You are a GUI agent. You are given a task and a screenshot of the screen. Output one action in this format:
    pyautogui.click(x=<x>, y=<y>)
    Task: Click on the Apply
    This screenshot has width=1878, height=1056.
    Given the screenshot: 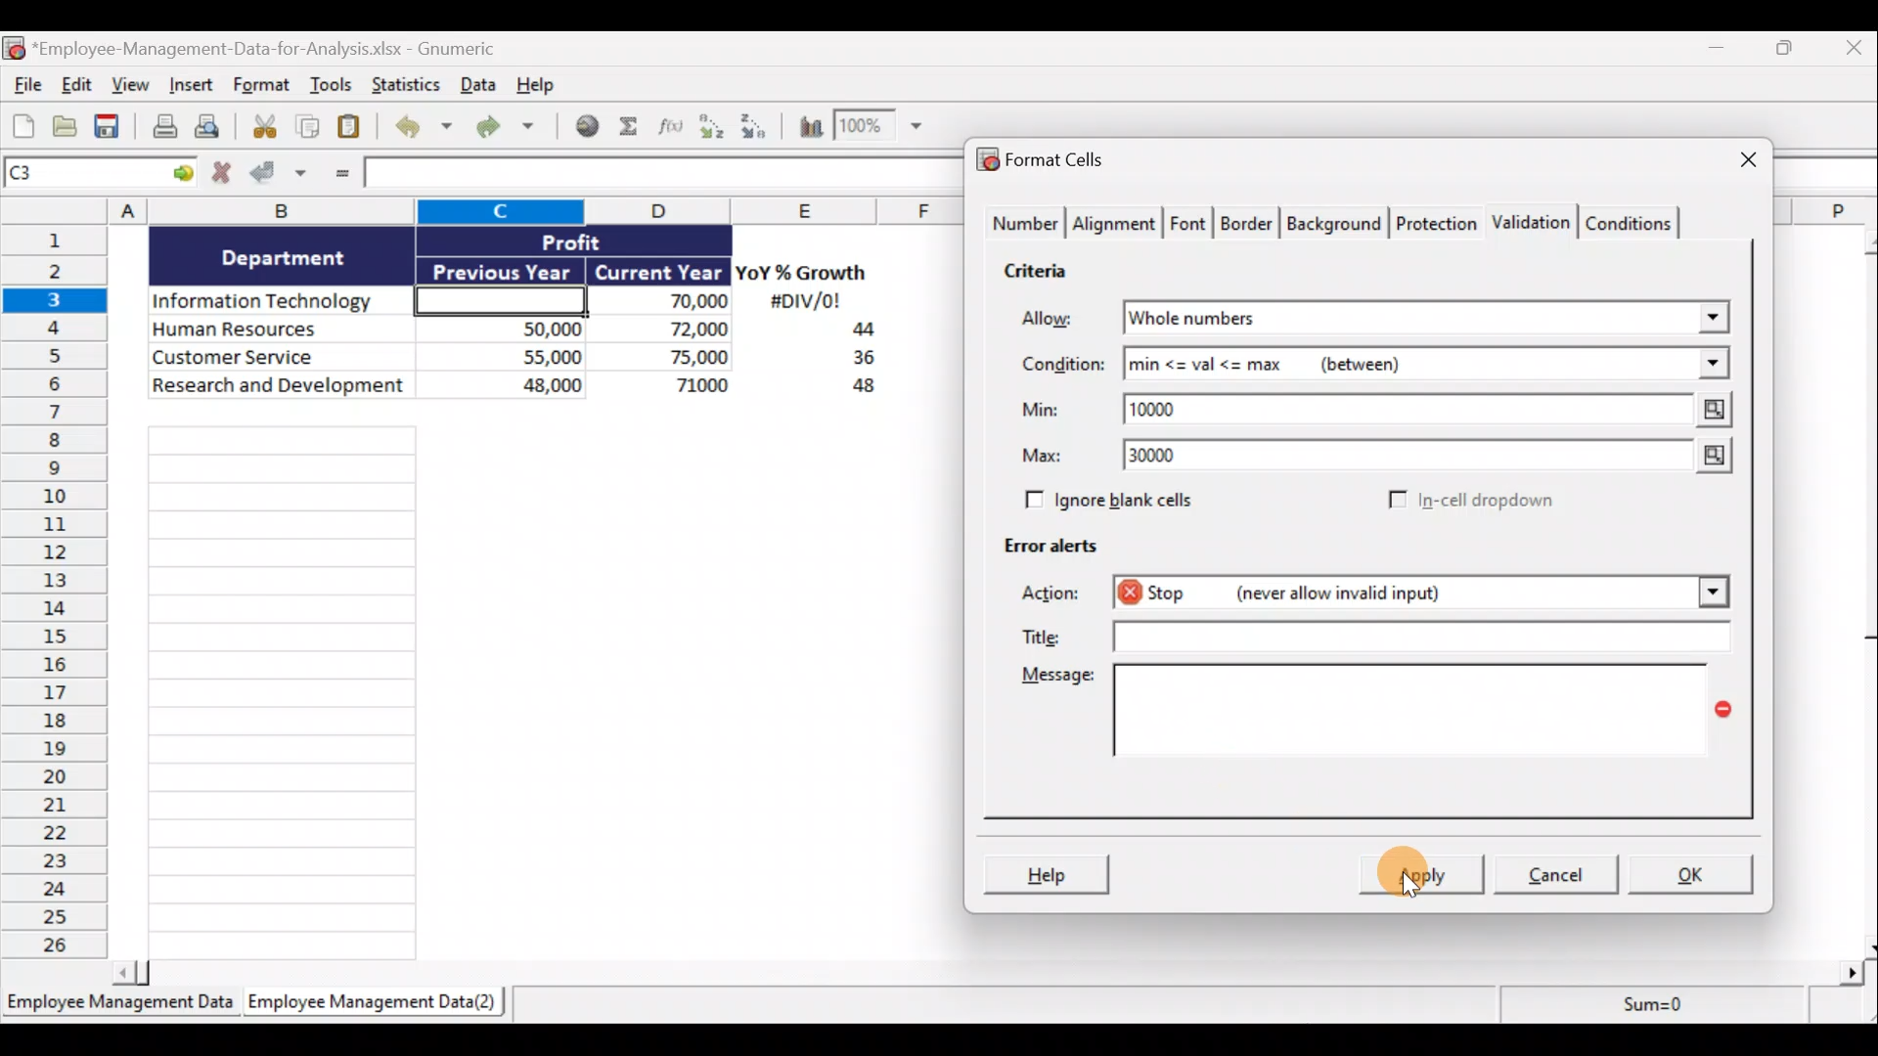 What is the action you would take?
    pyautogui.click(x=1423, y=876)
    